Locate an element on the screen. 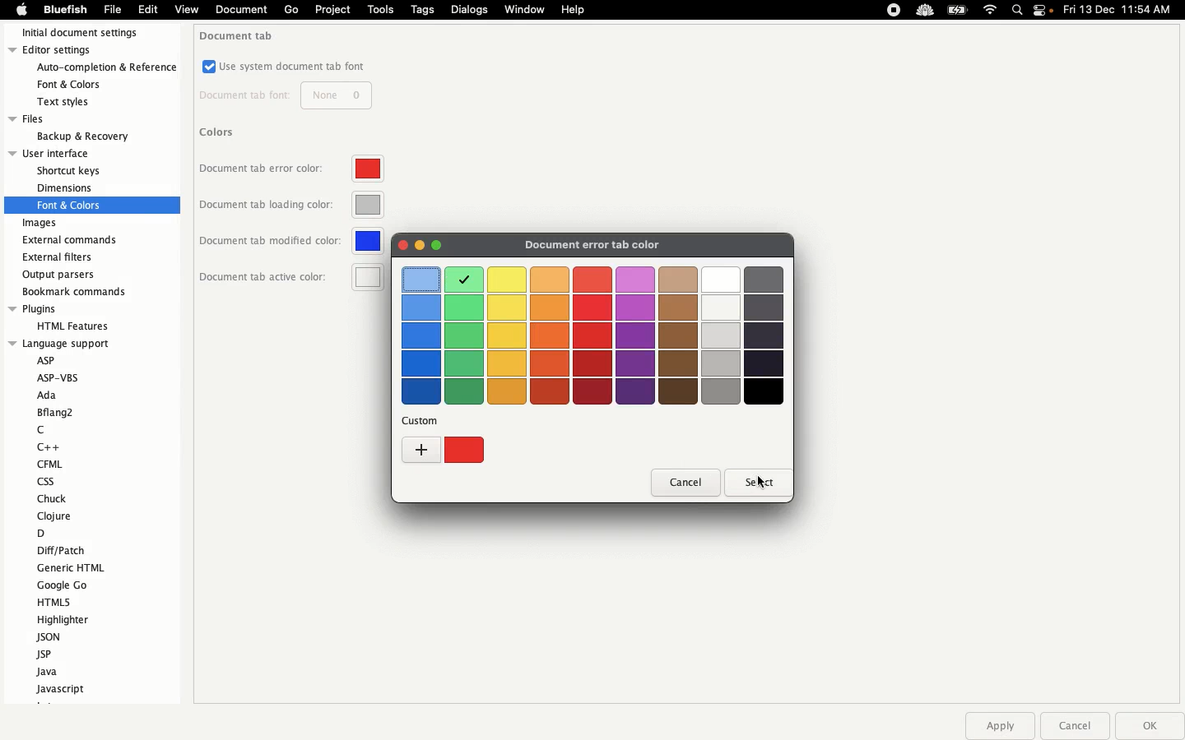 This screenshot has width=1185, height=740. Extensions is located at coordinates (908, 10).